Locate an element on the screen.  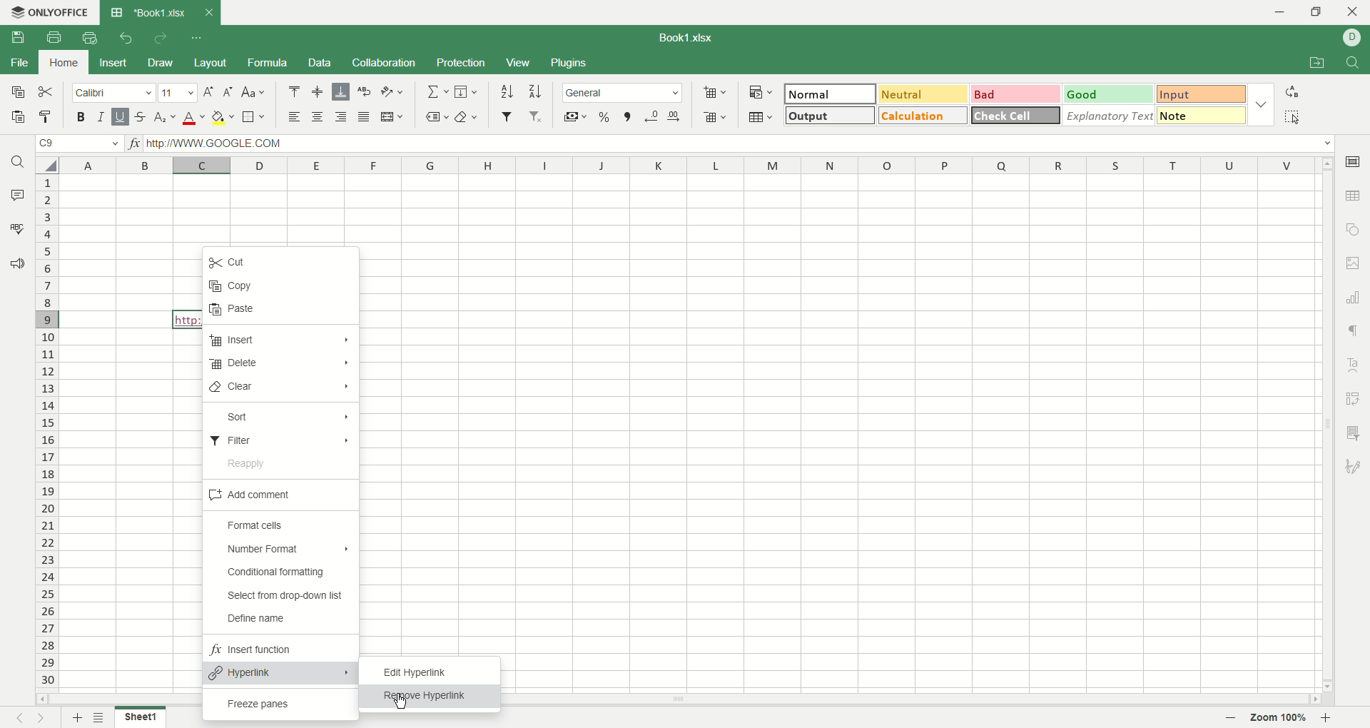
calculation is located at coordinates (923, 116).